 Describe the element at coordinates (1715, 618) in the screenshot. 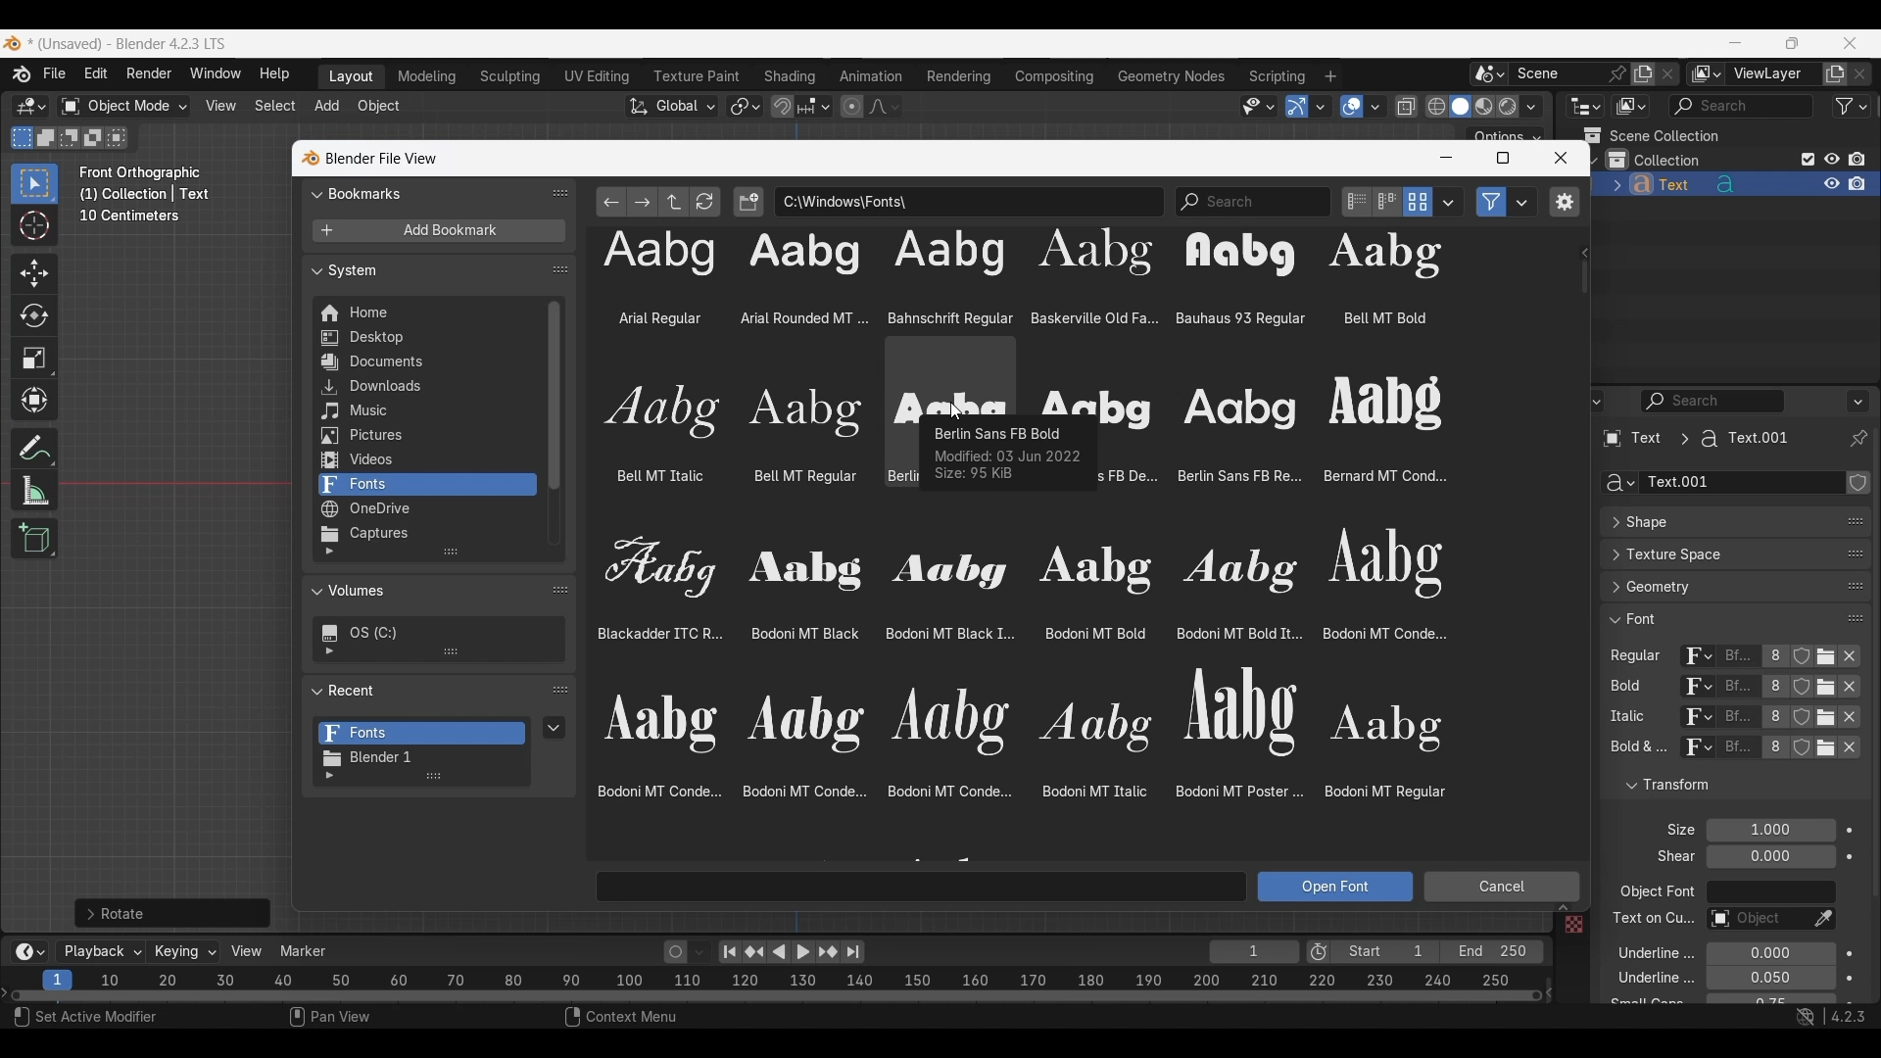

I see `Click to collapse Font` at that location.